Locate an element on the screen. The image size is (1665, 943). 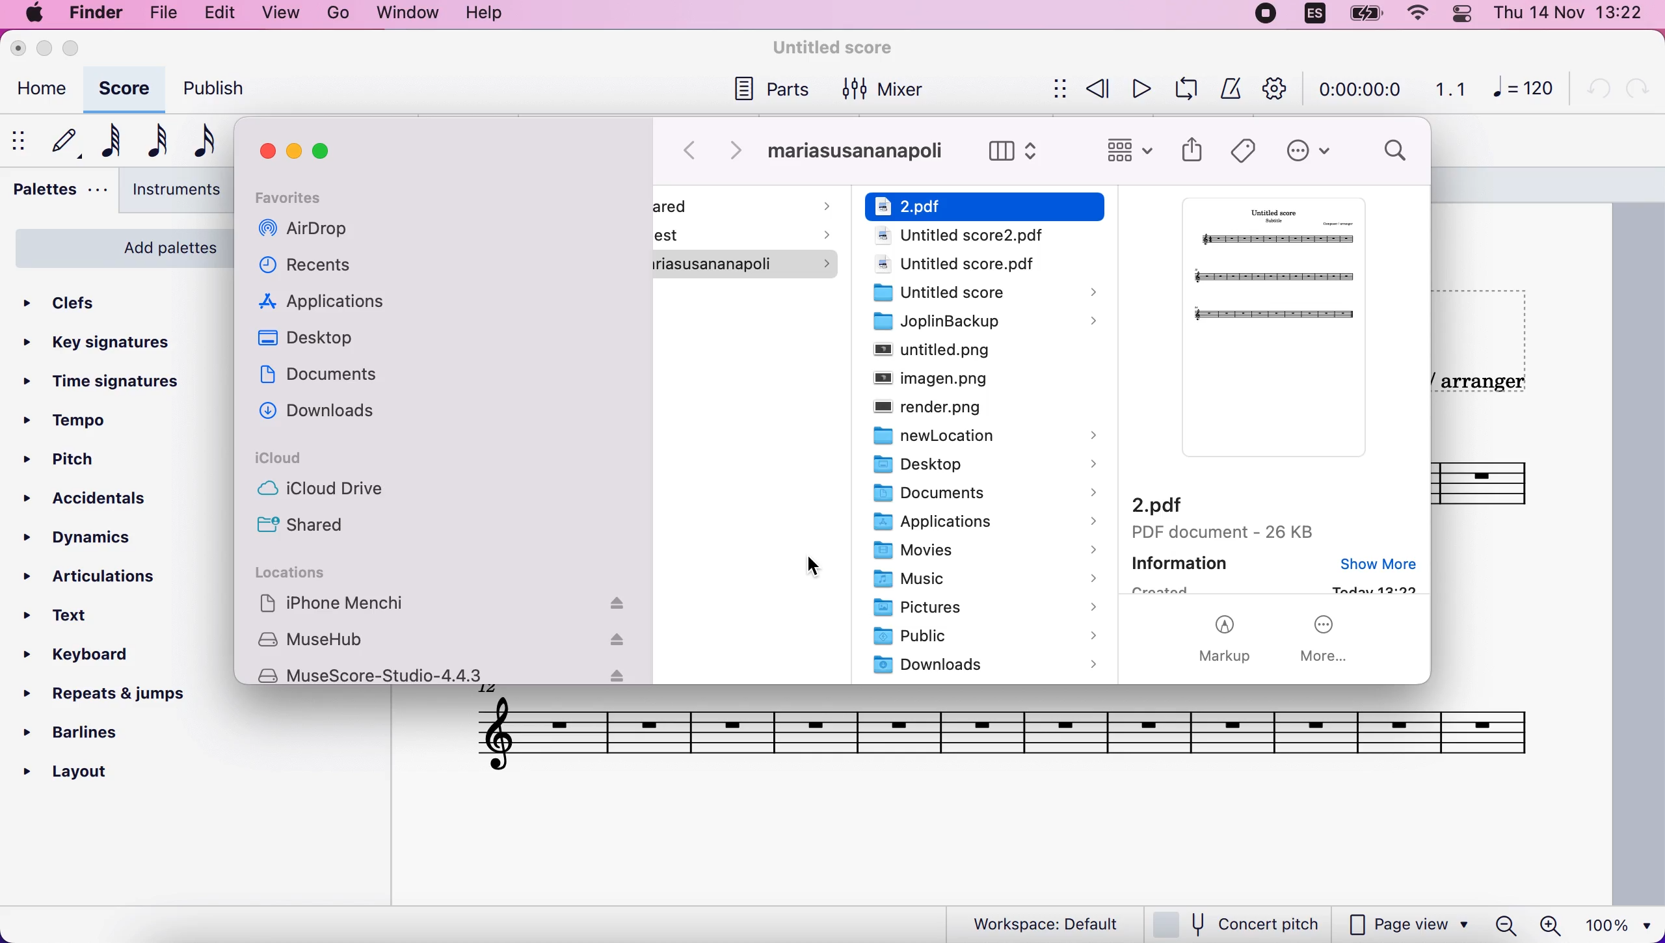
panel control is located at coordinates (1463, 16).